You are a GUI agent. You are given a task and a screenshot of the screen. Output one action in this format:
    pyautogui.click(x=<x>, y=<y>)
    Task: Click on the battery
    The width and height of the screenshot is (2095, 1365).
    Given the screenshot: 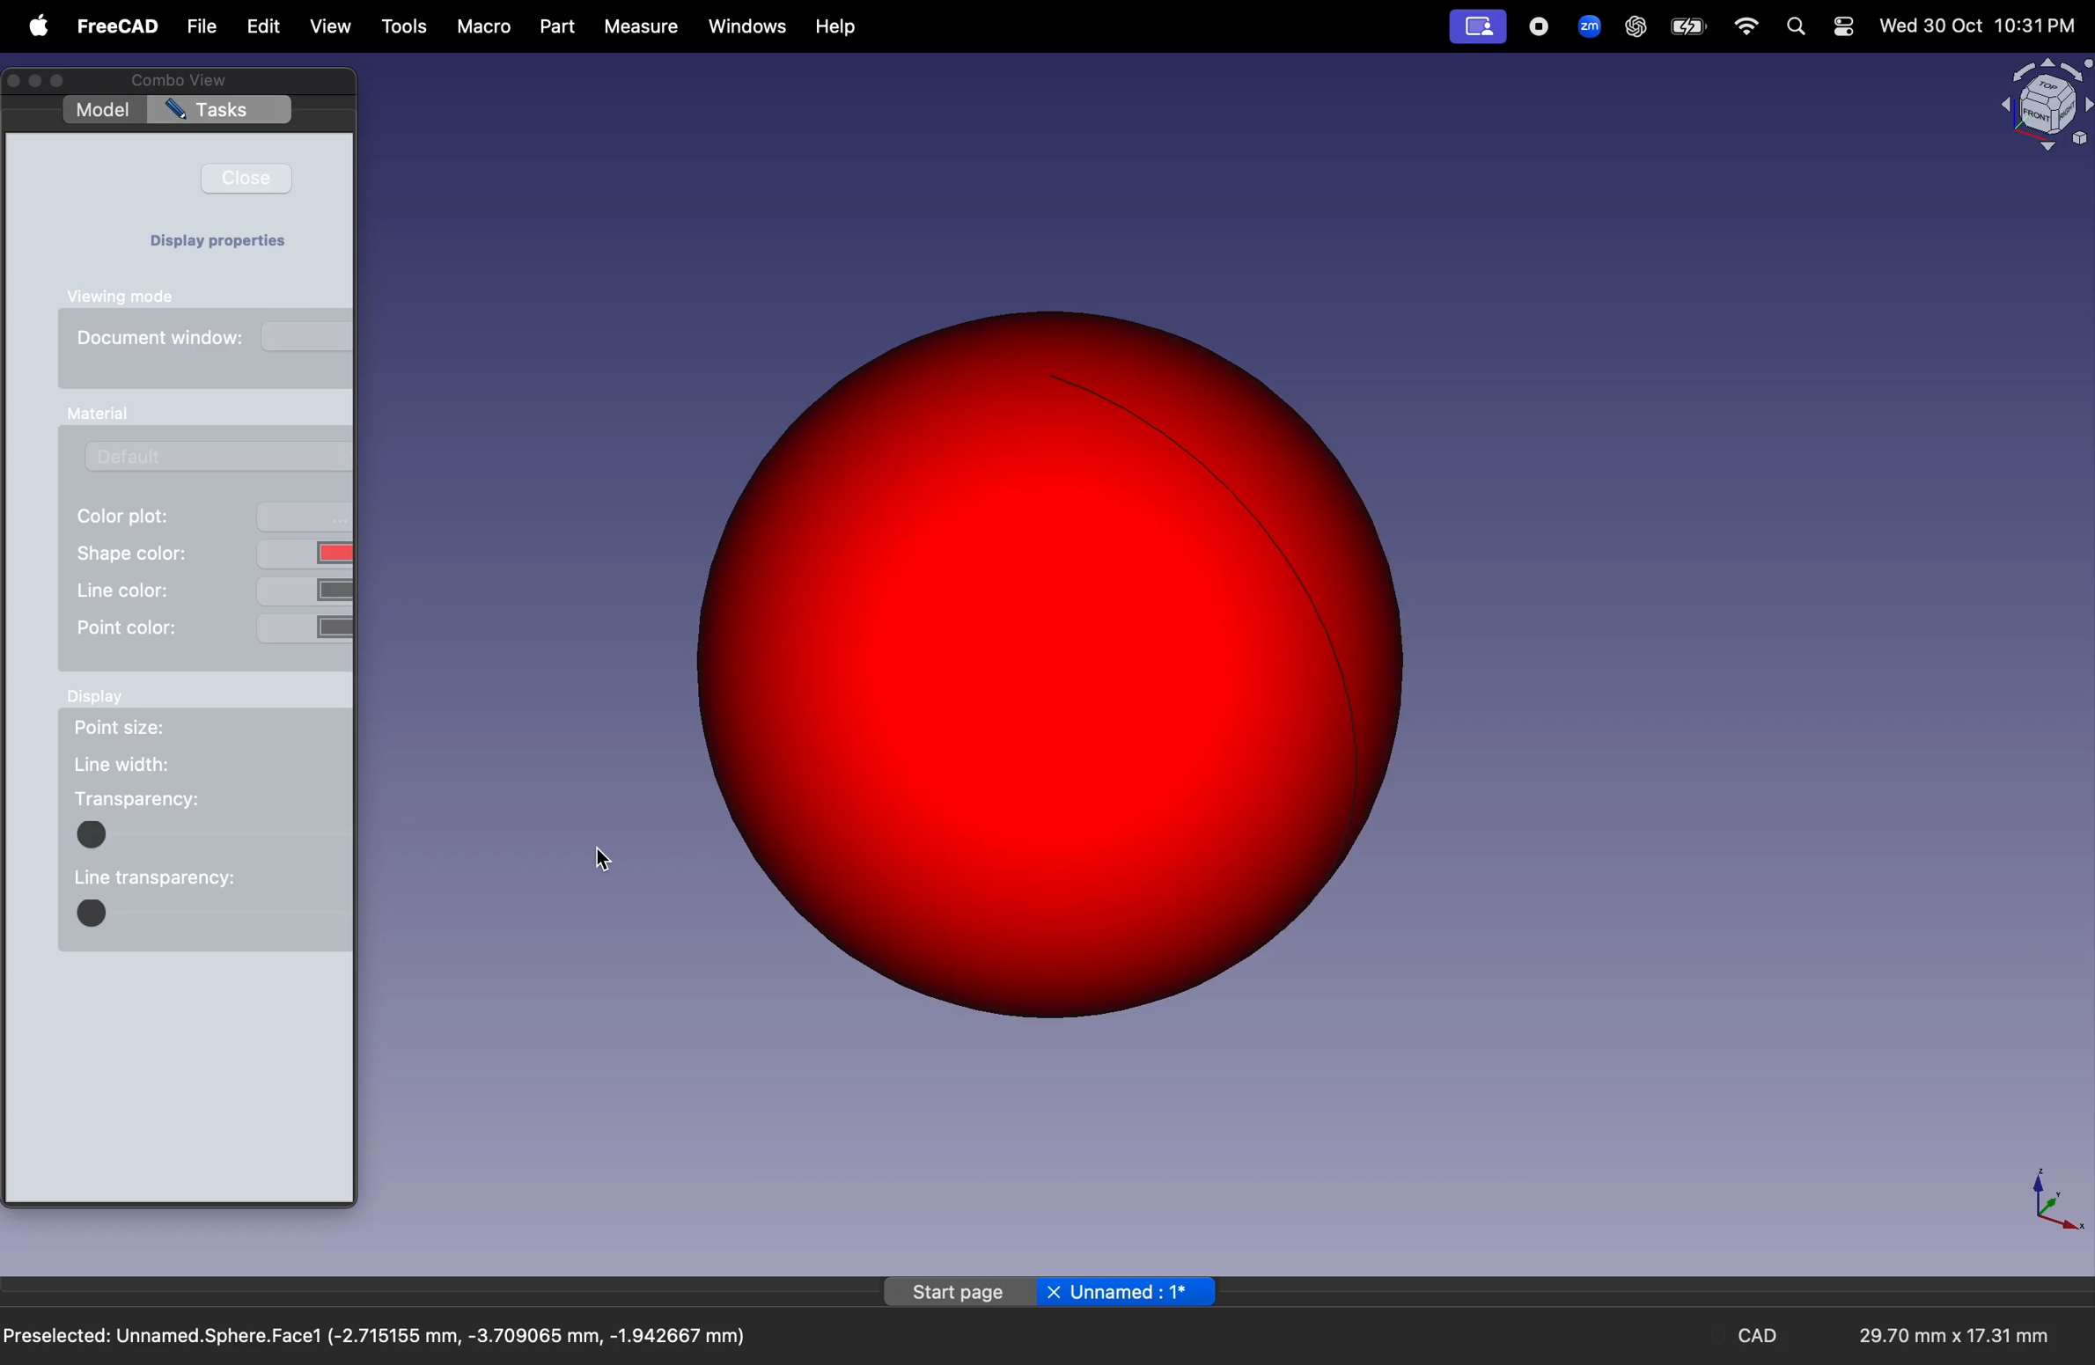 What is the action you would take?
    pyautogui.click(x=1688, y=27)
    